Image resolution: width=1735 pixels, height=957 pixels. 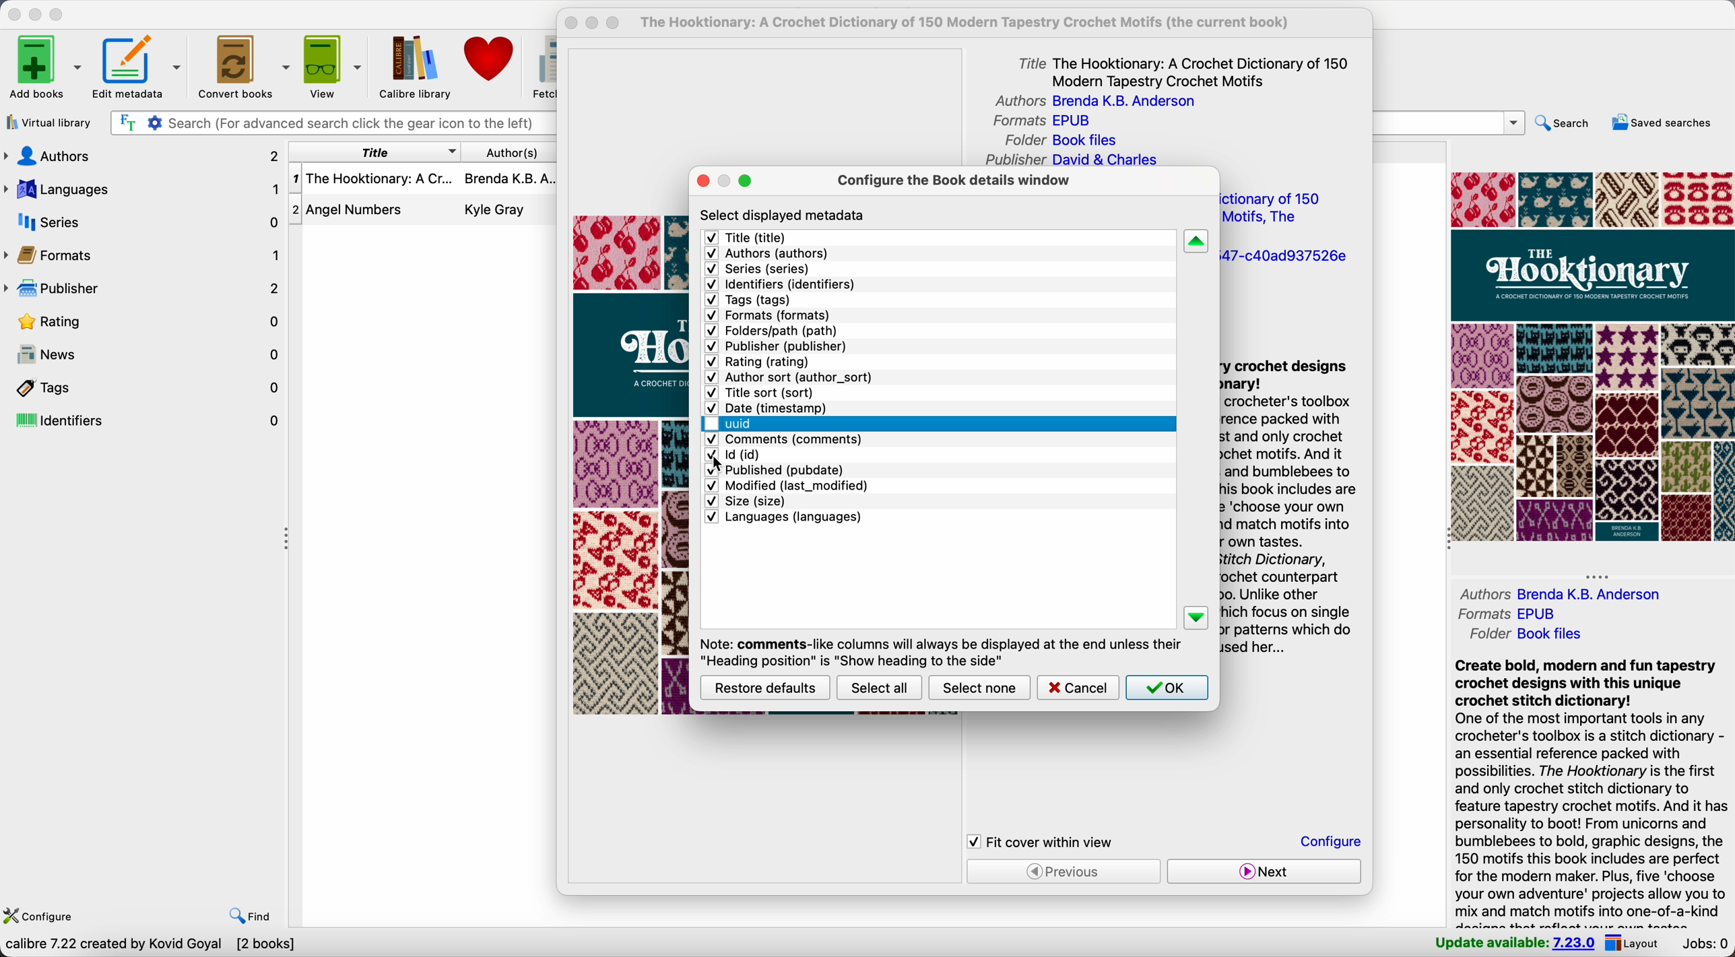 What do you see at coordinates (764, 393) in the screenshot?
I see `title sort` at bounding box center [764, 393].